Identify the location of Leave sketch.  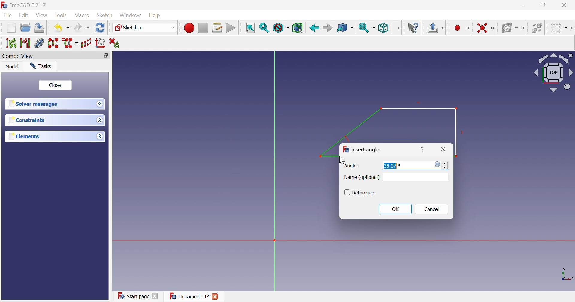
(432, 28).